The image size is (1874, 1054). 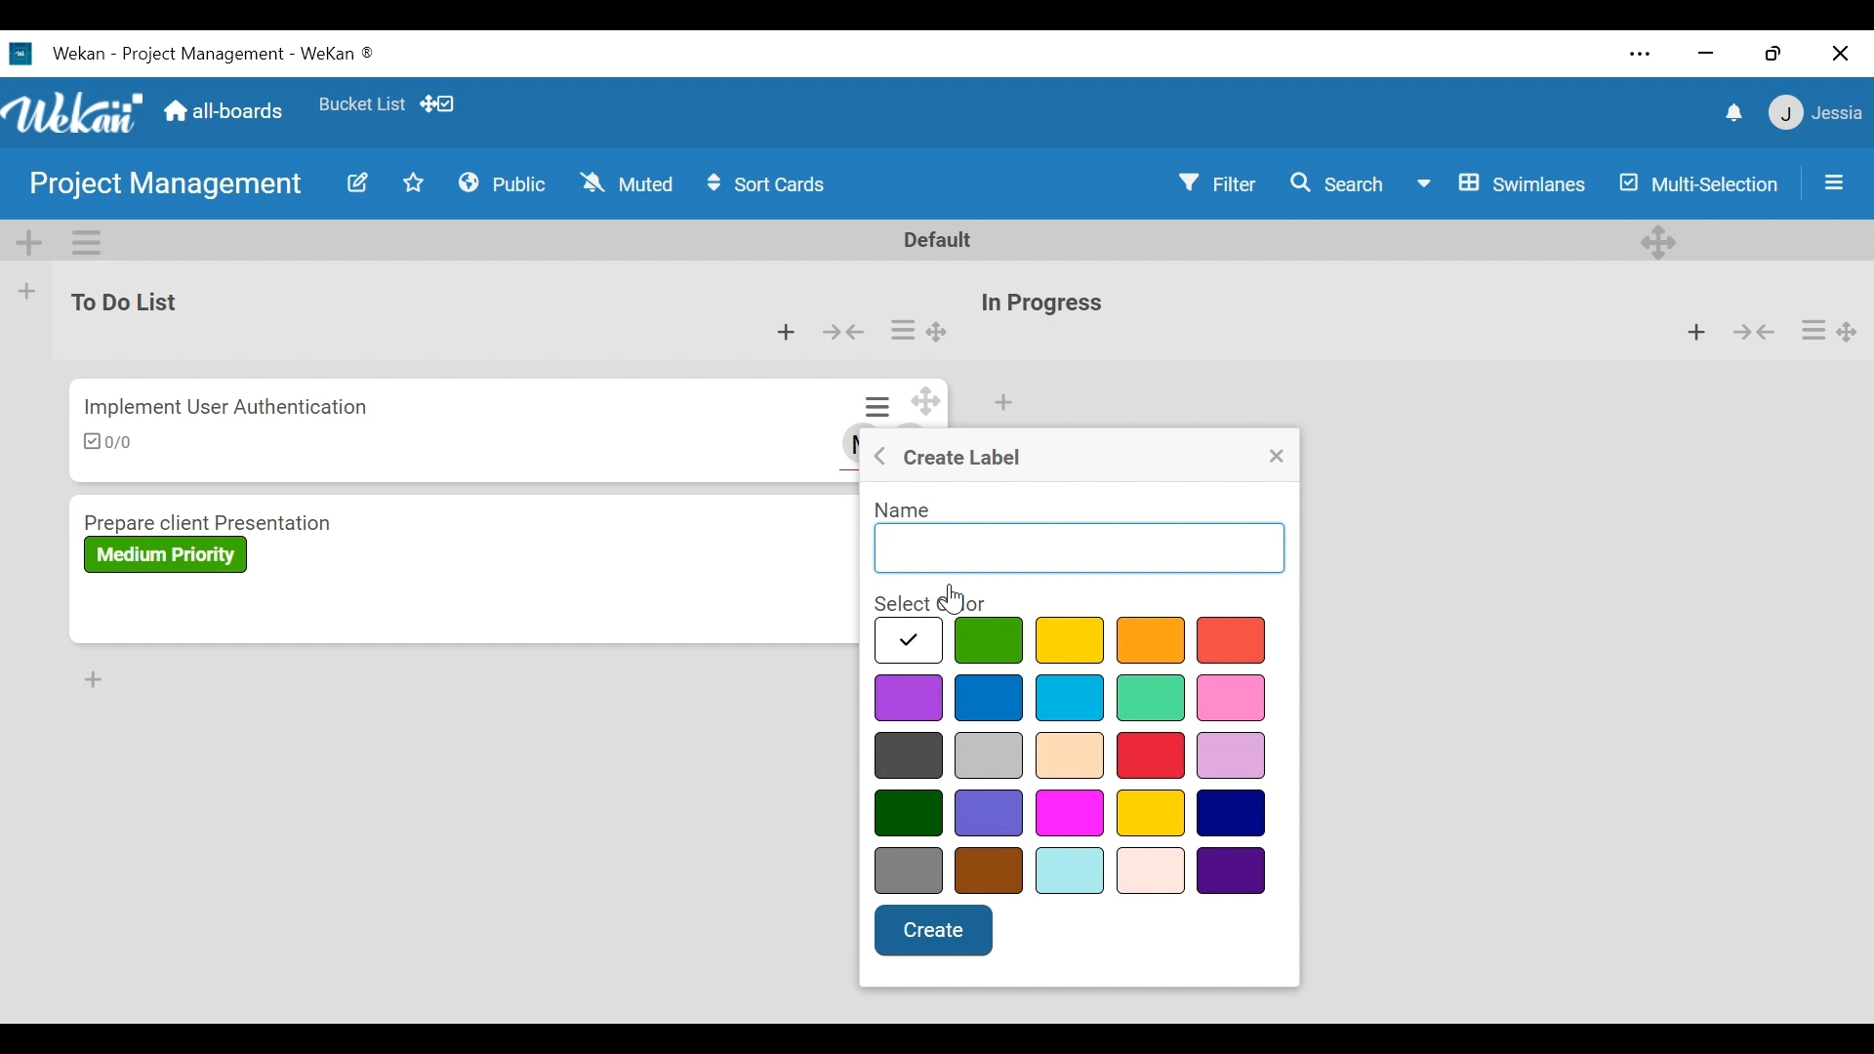 I want to click on Search, so click(x=1337, y=182).